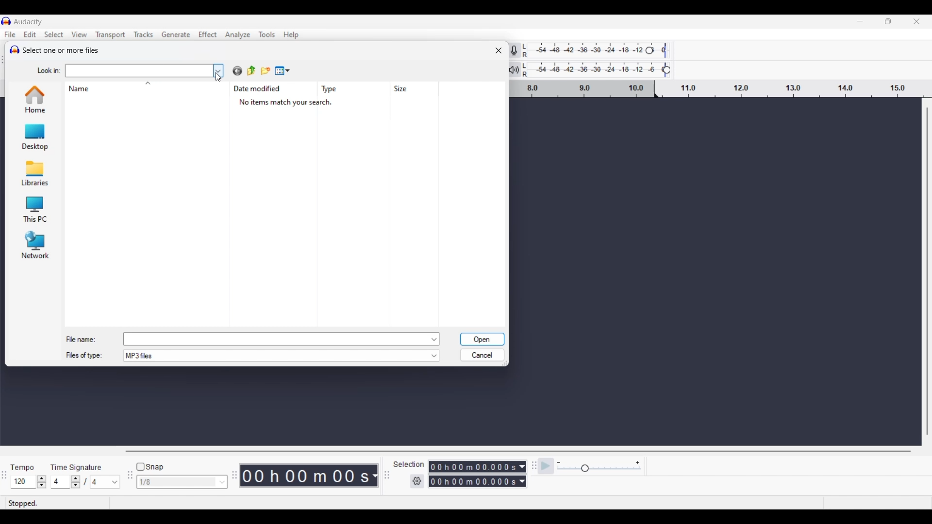 Image resolution: width=932 pixels, height=524 pixels. What do you see at coordinates (291, 103) in the screenshot?
I see `No items match your search.` at bounding box center [291, 103].